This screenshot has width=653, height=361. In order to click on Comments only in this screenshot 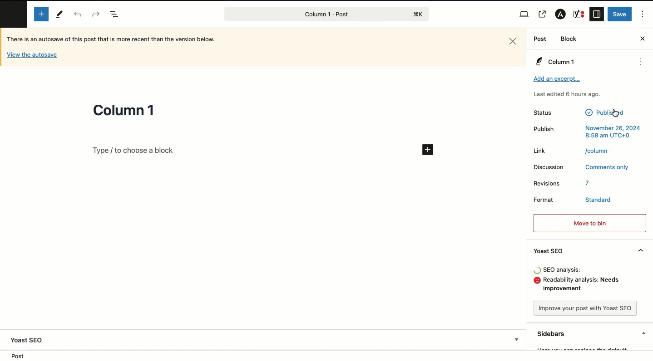, I will do `click(608, 168)`.